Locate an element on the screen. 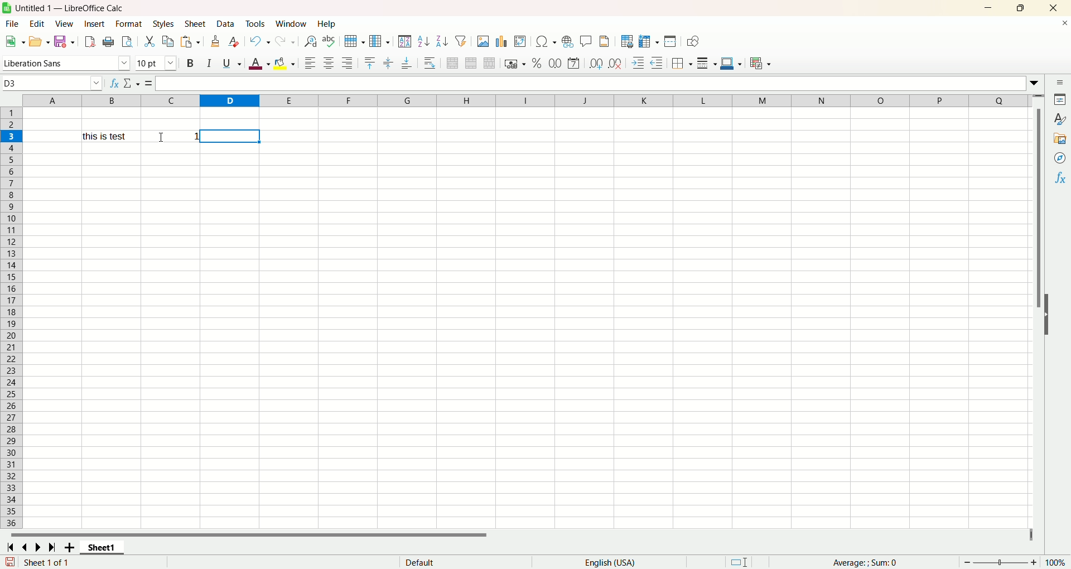  accept is located at coordinates (144, 84).